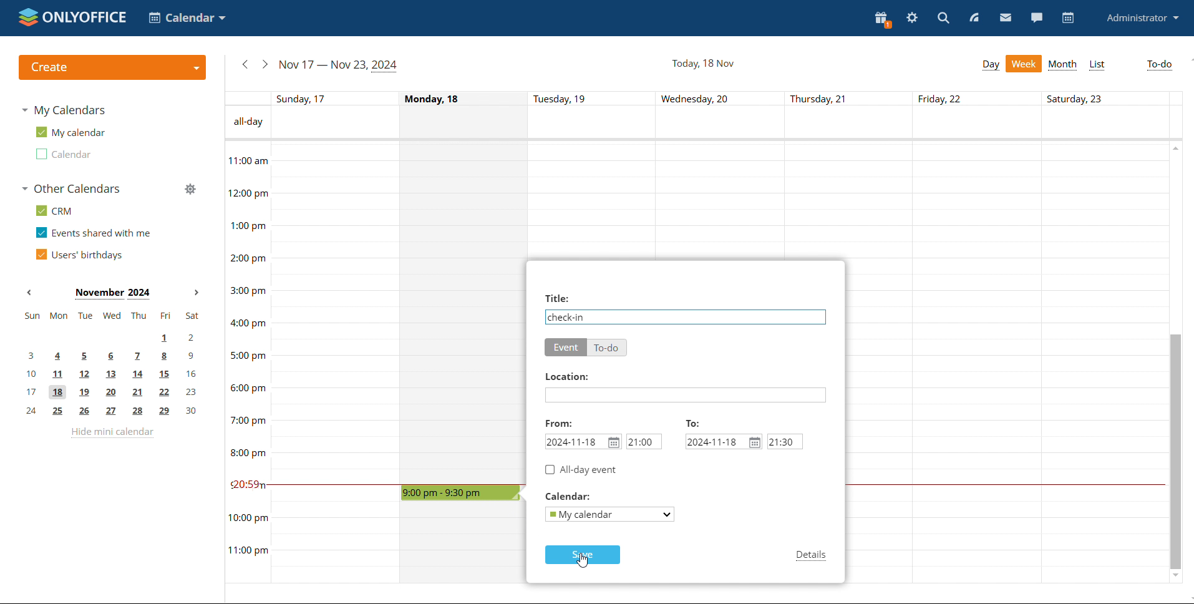 The height and width of the screenshot is (604, 1194). I want to click on second calendar, so click(62, 153).